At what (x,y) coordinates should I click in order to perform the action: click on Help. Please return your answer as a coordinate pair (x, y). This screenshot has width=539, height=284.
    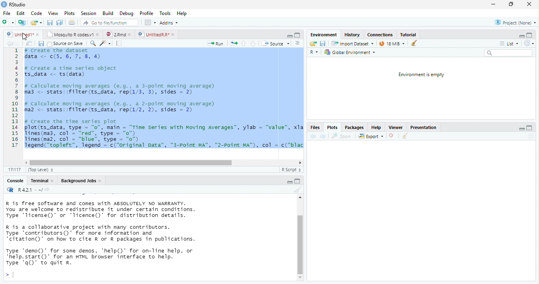
    Looking at the image, I should click on (375, 127).